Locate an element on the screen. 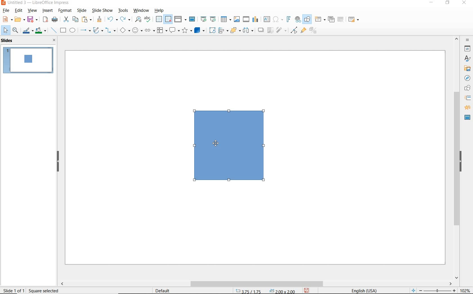 Image resolution: width=473 pixels, height=294 pixels. sheet 1 of 1 is located at coordinates (14, 290).